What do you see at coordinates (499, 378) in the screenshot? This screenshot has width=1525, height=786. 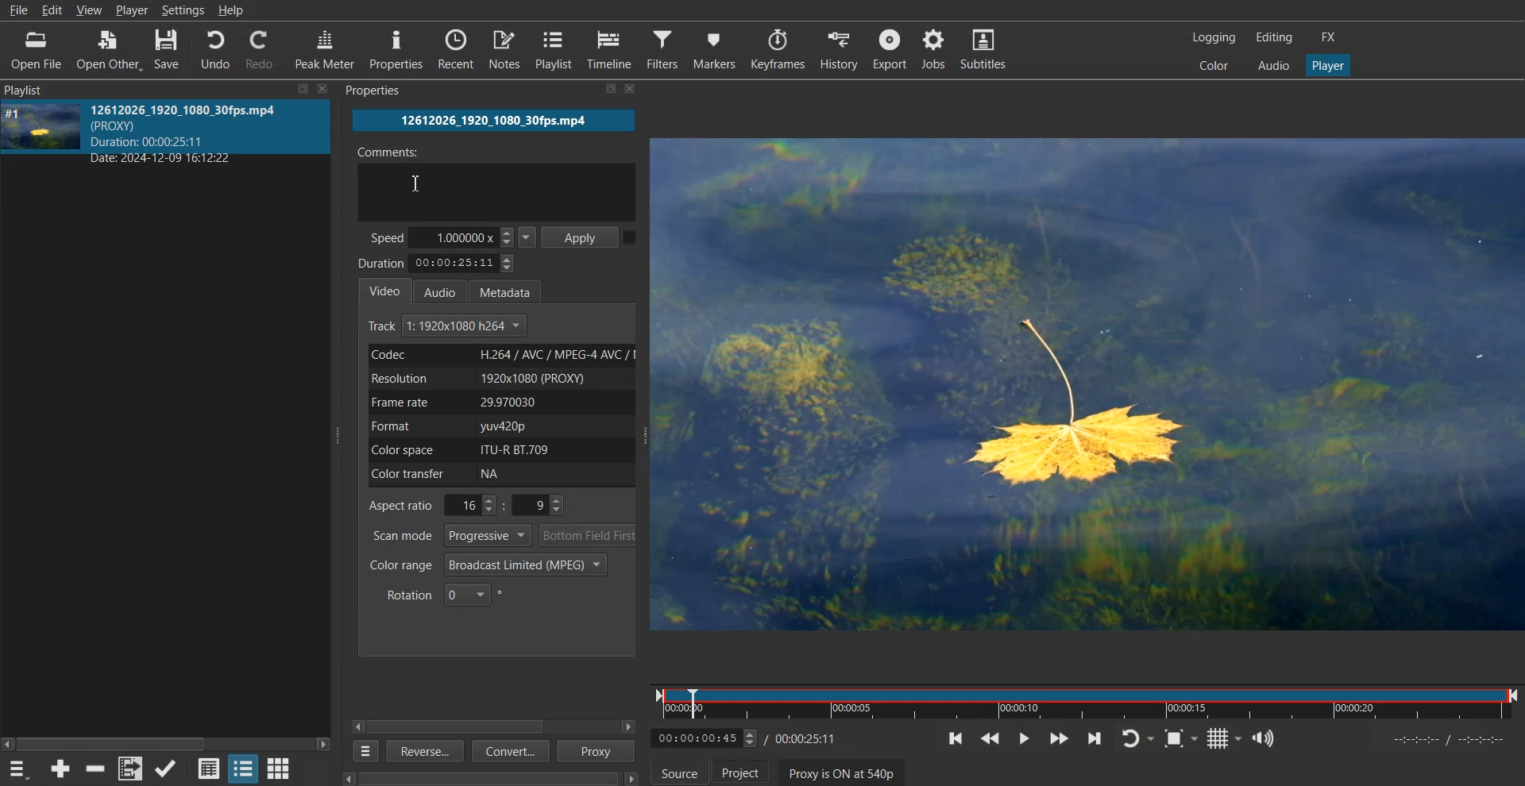 I see `Resolution` at bounding box center [499, 378].